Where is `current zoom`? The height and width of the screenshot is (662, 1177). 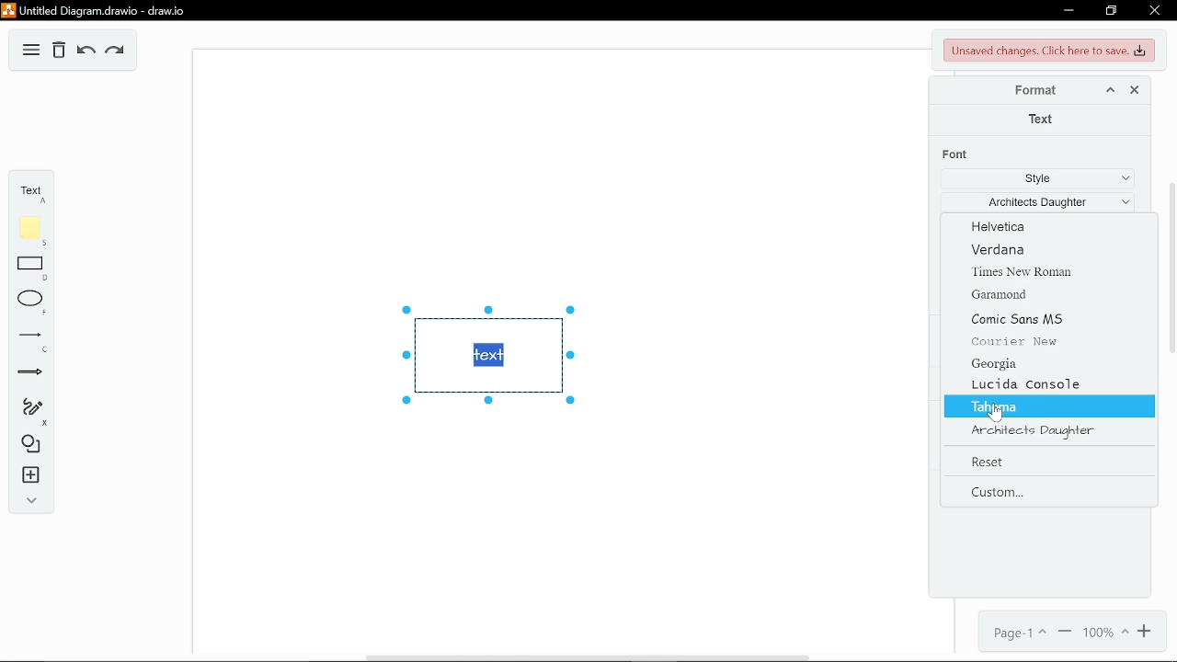 current zoom is located at coordinates (1105, 633).